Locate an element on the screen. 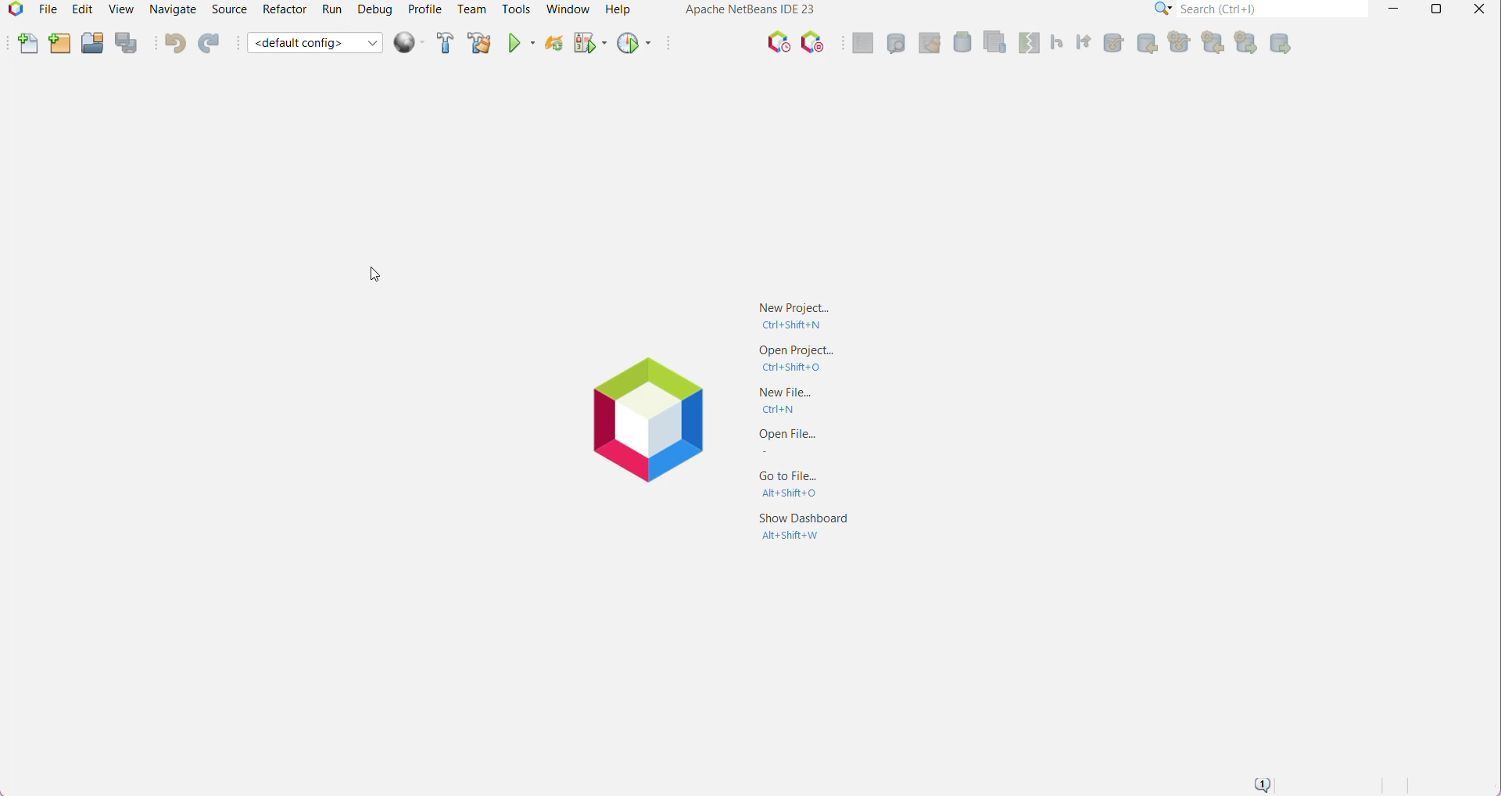  Revert Modifications is located at coordinates (929, 43).